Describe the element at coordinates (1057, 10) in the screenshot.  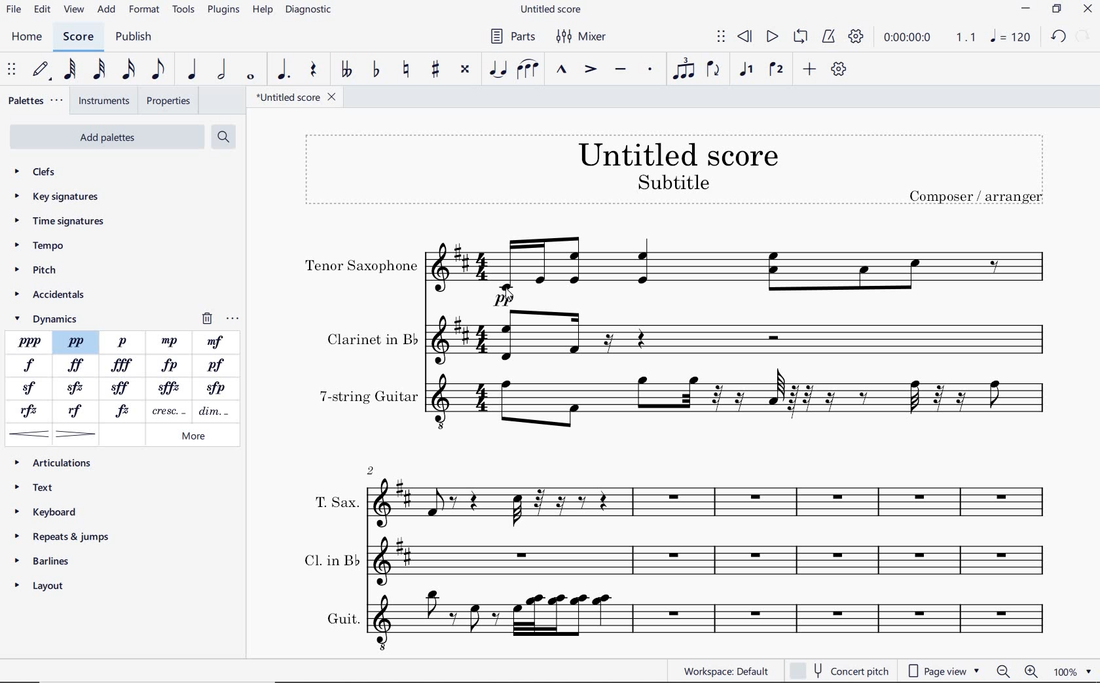
I see `restore down` at that location.